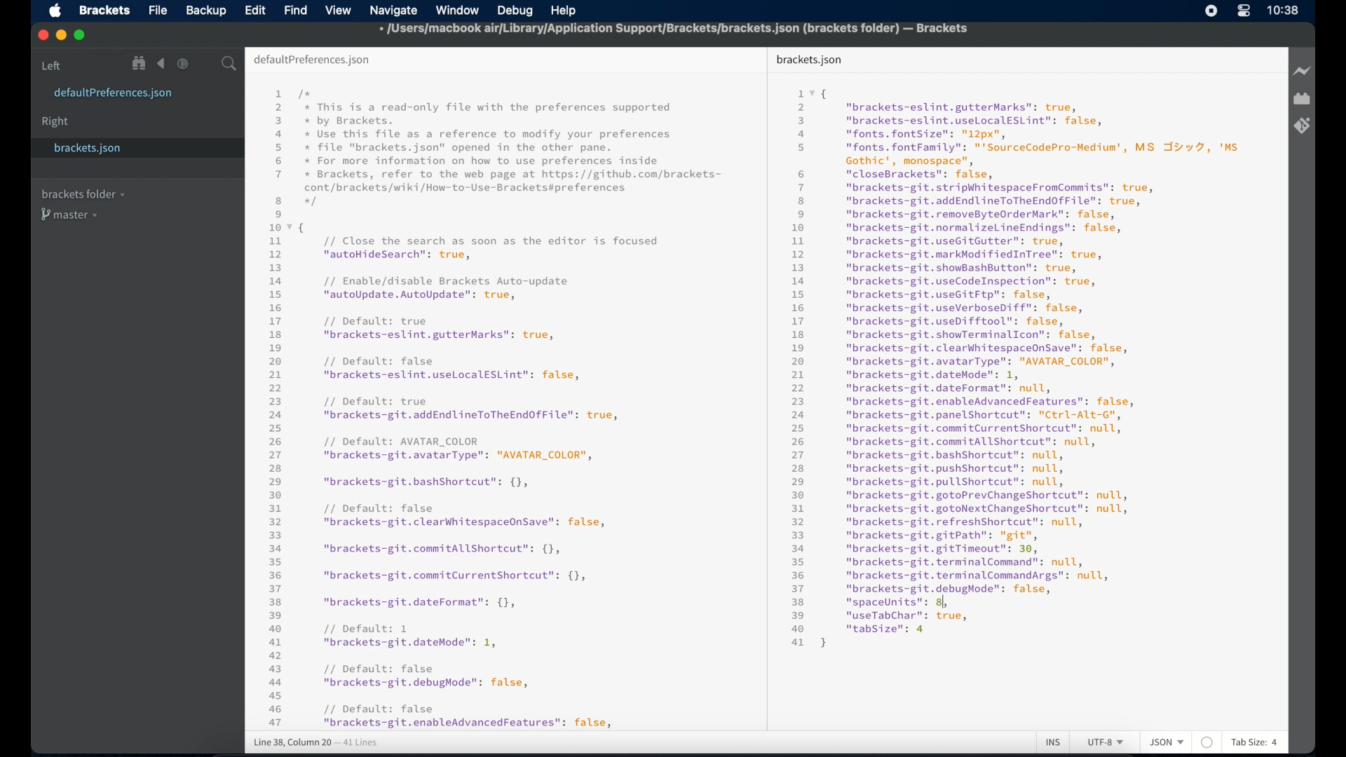  Describe the element at coordinates (52, 66) in the screenshot. I see `left` at that location.